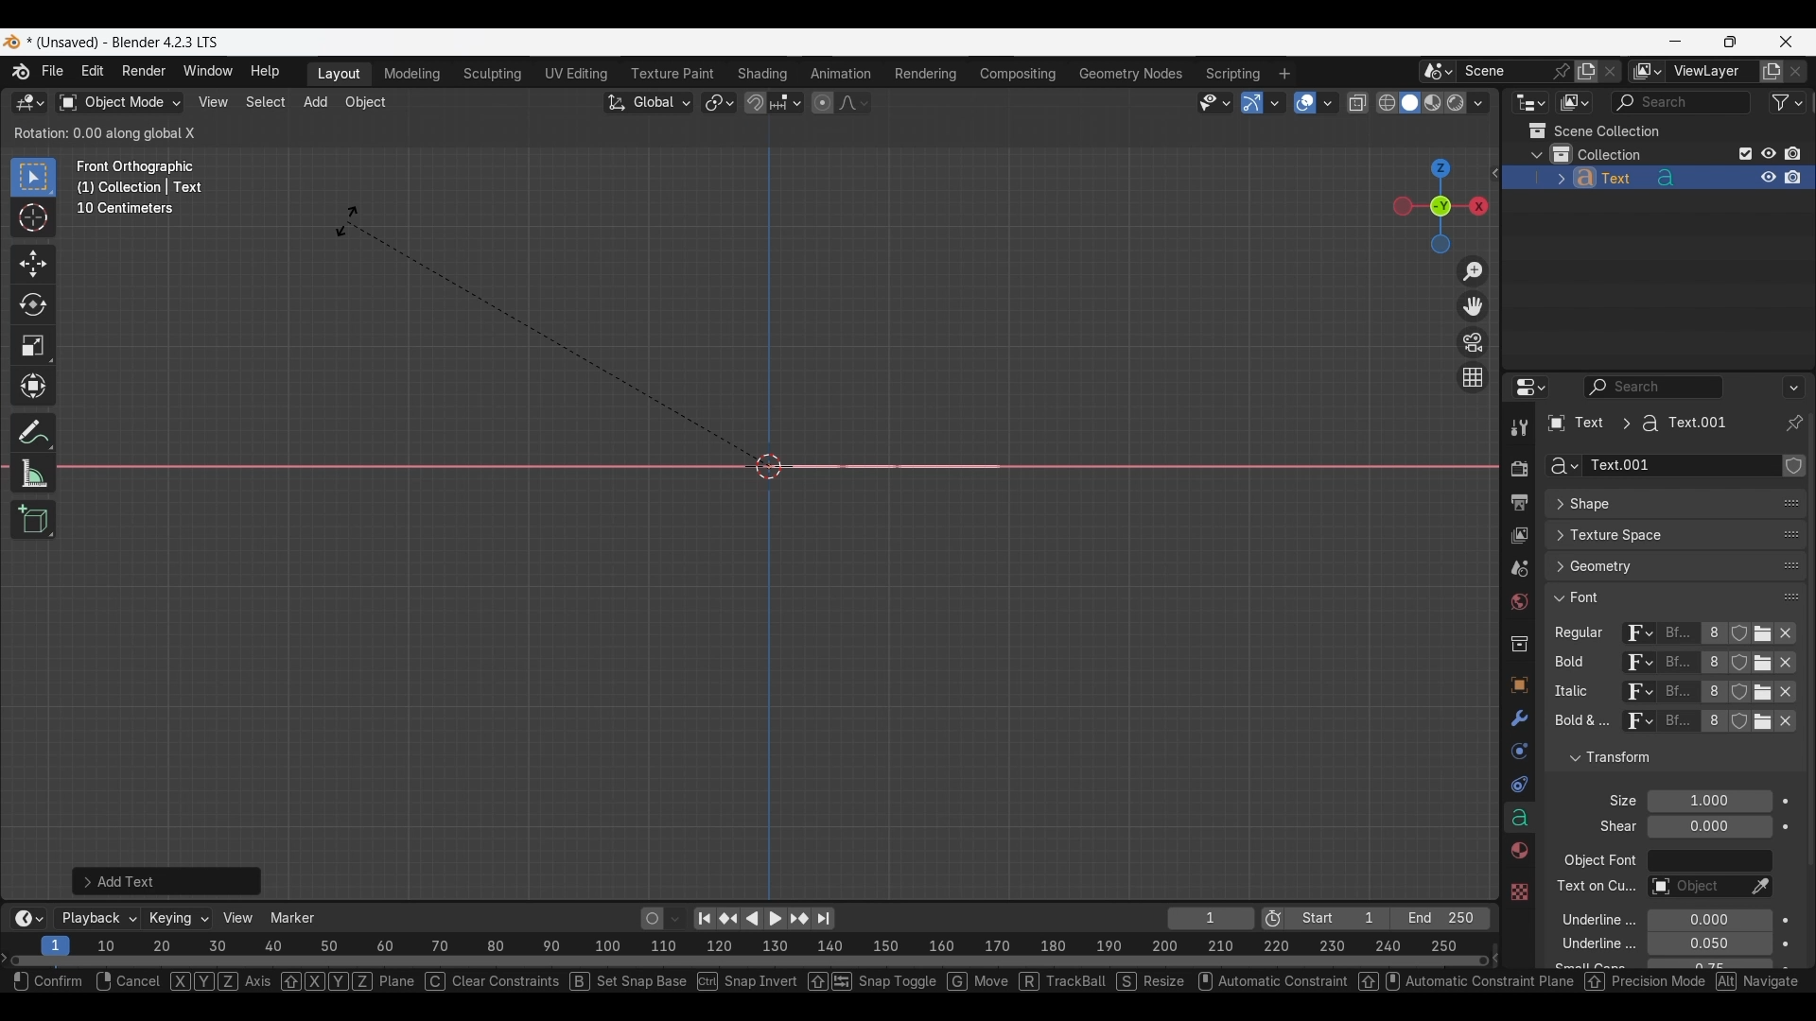  I want to click on Overlays, so click(1327, 103).